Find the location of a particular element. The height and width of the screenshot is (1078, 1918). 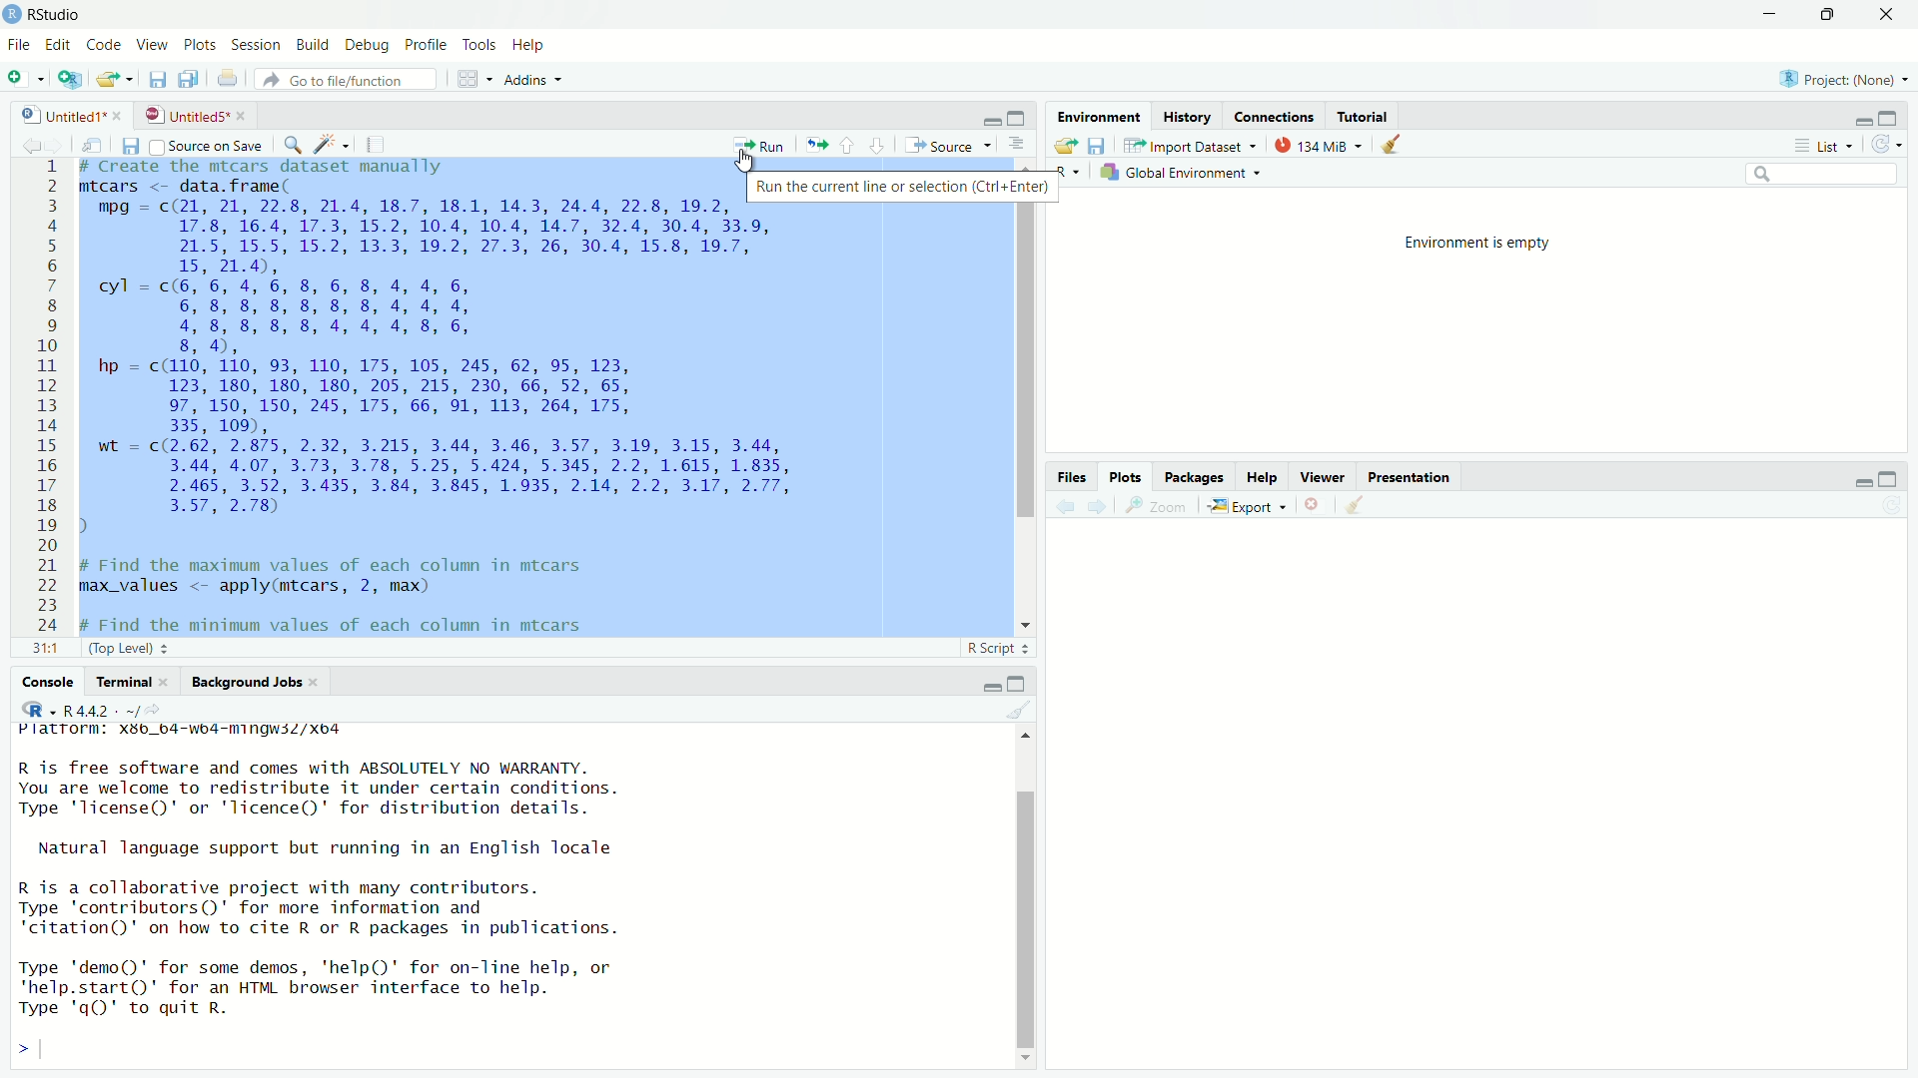

Tools is located at coordinates (477, 44).